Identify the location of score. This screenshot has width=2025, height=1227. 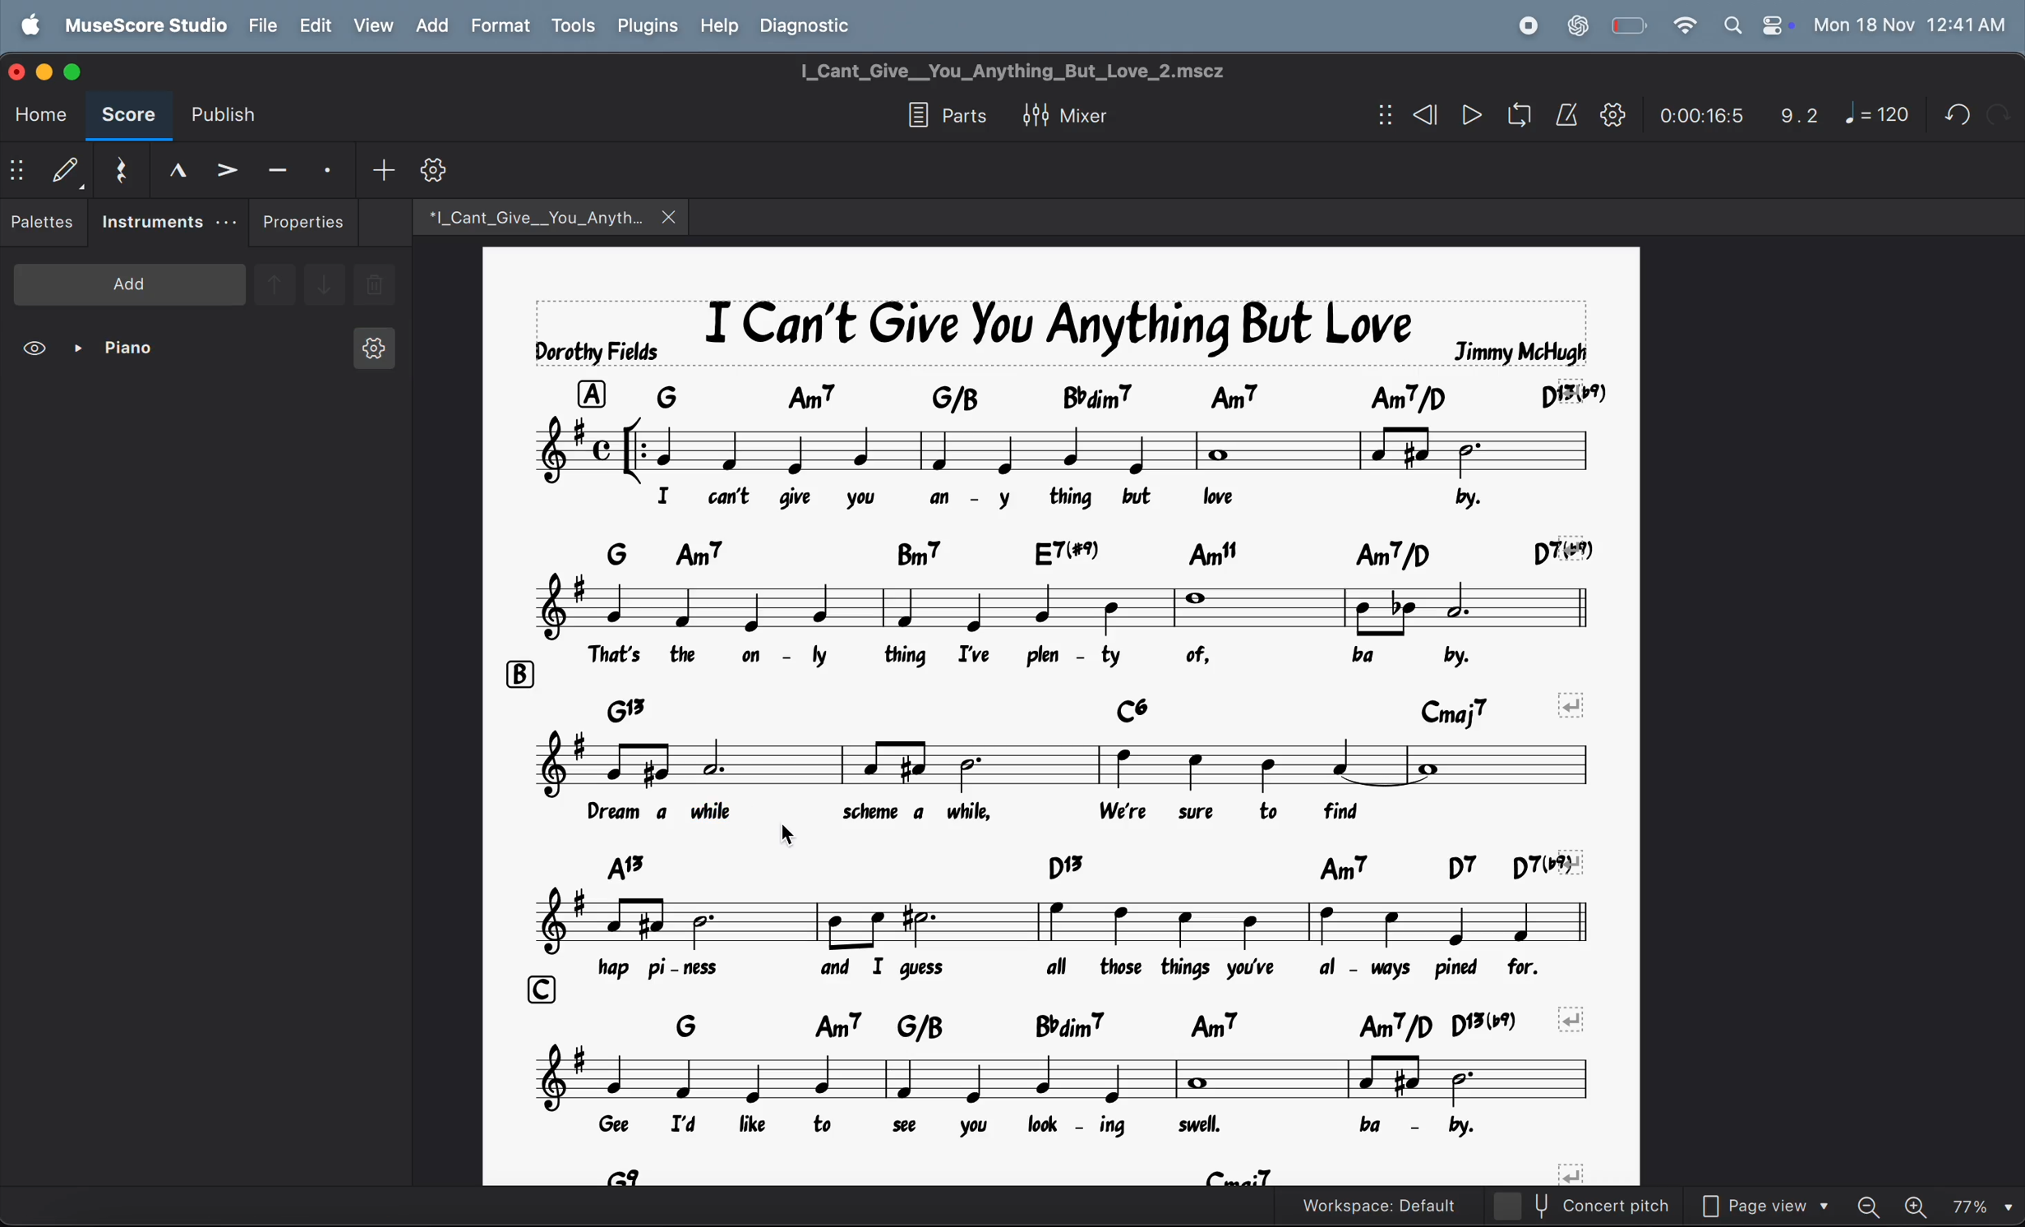
(128, 118).